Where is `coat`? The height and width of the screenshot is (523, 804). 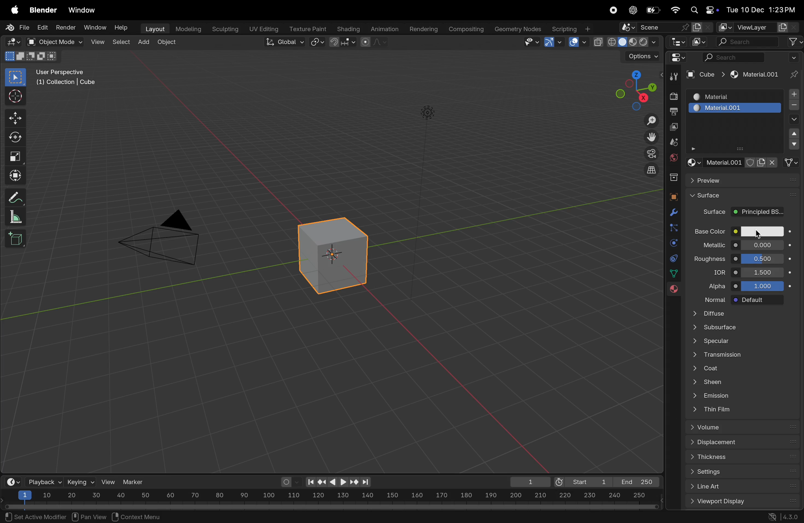
coat is located at coordinates (744, 367).